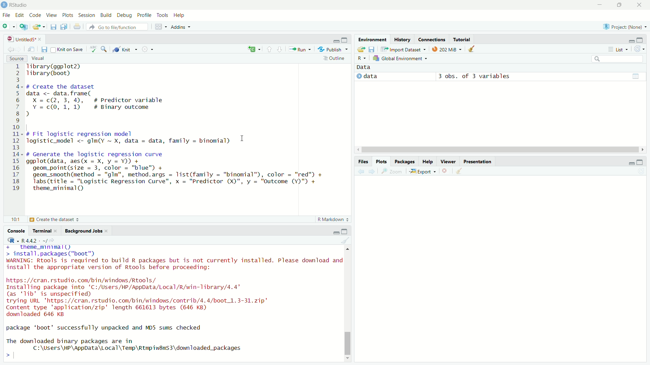 Image resolution: width=650 pixels, height=365 pixels. What do you see at coordinates (181, 27) in the screenshot?
I see `Addins` at bounding box center [181, 27].